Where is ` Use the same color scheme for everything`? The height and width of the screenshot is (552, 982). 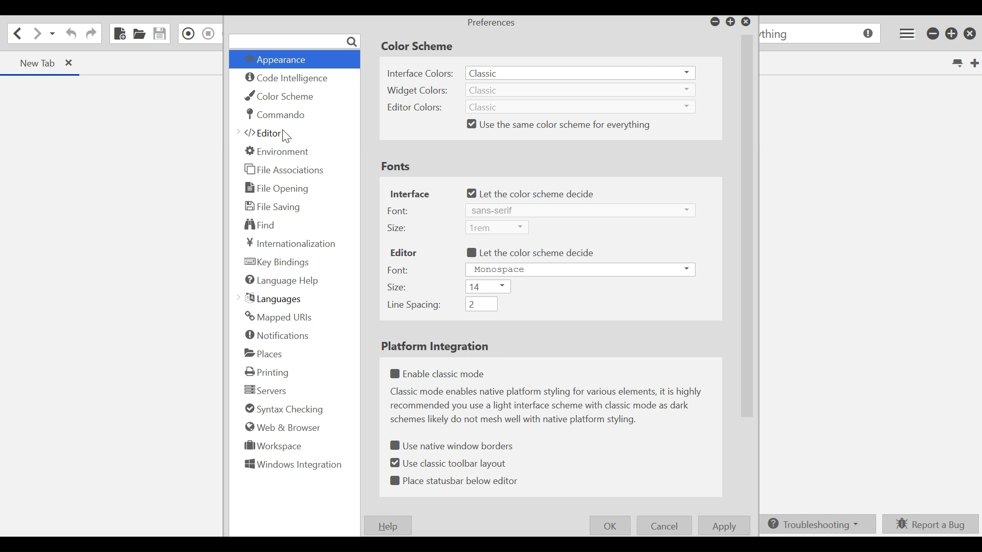  Use the same color scheme for everything is located at coordinates (567, 125).